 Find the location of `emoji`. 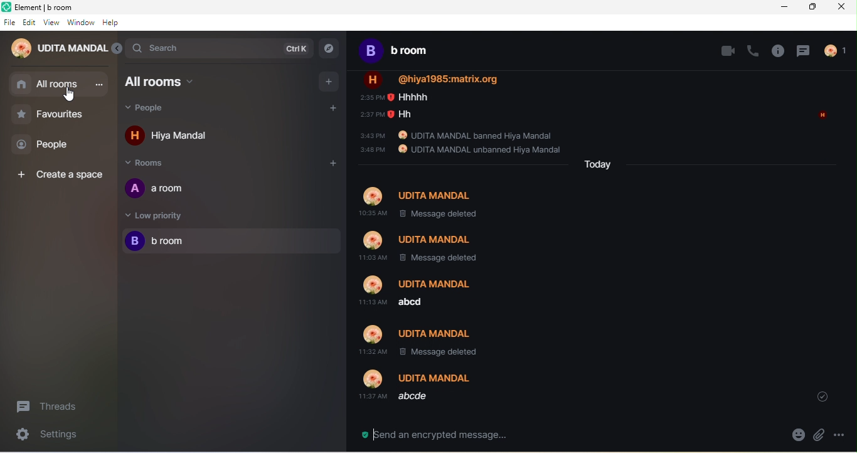

emoji is located at coordinates (797, 435).